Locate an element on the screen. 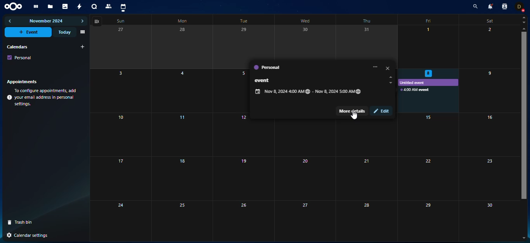 The height and width of the screenshot is (243, 530). view is located at coordinates (98, 21).